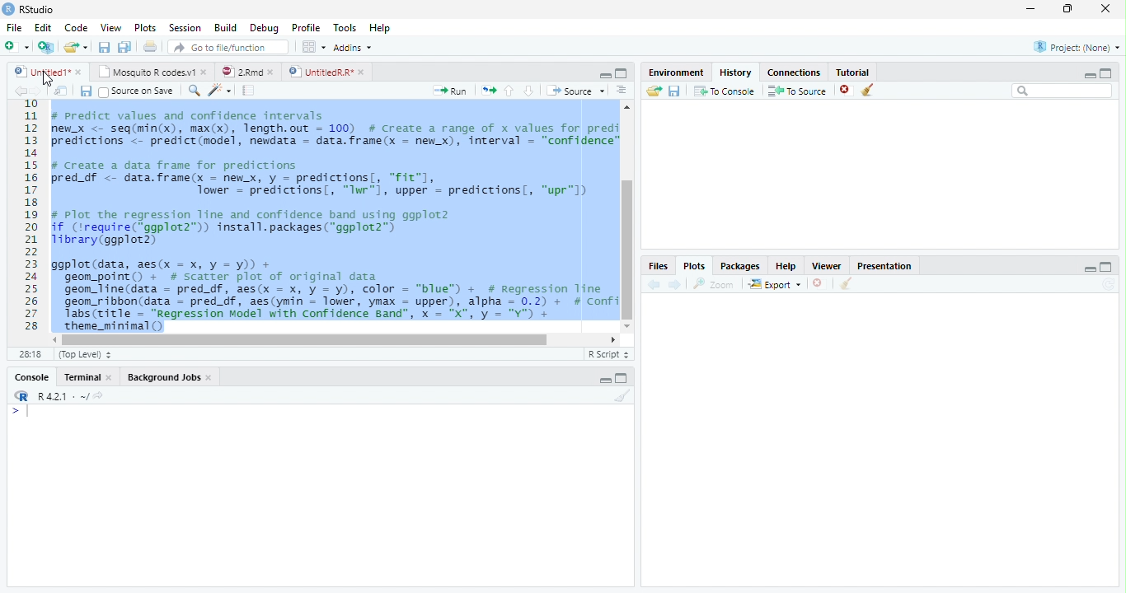  I want to click on Plots, so click(696, 265).